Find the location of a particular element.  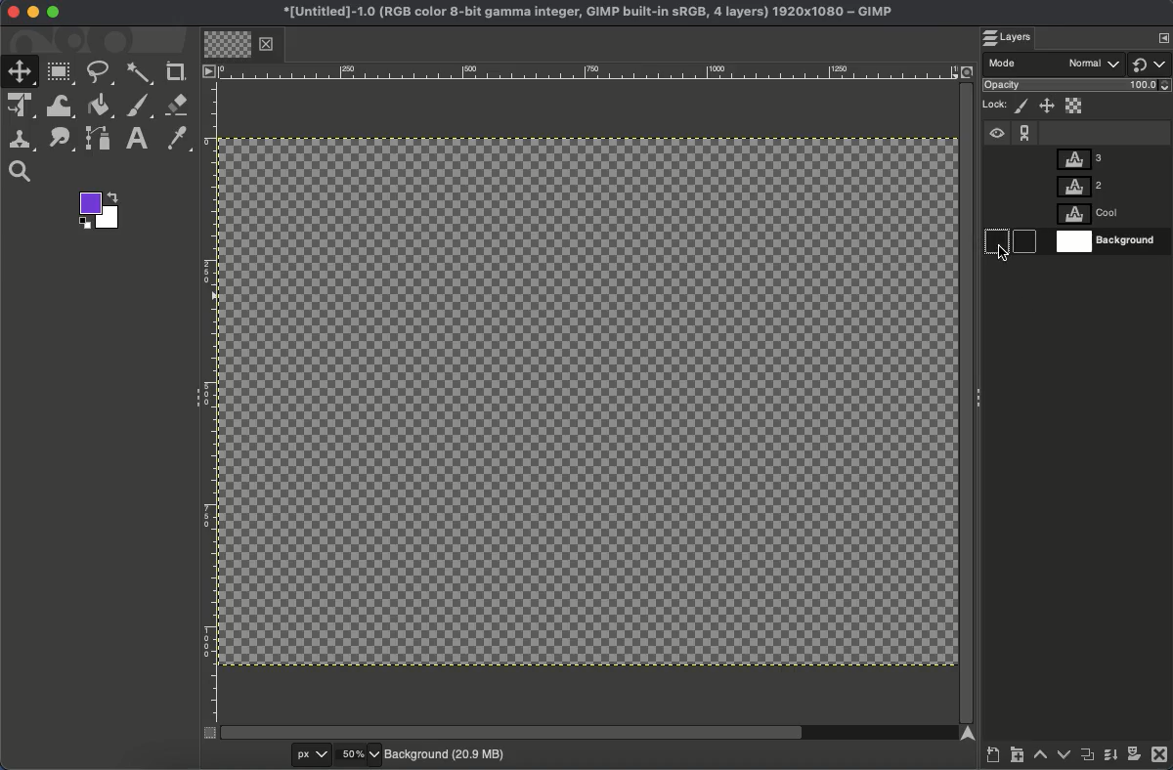

Chain is located at coordinates (1025, 128).